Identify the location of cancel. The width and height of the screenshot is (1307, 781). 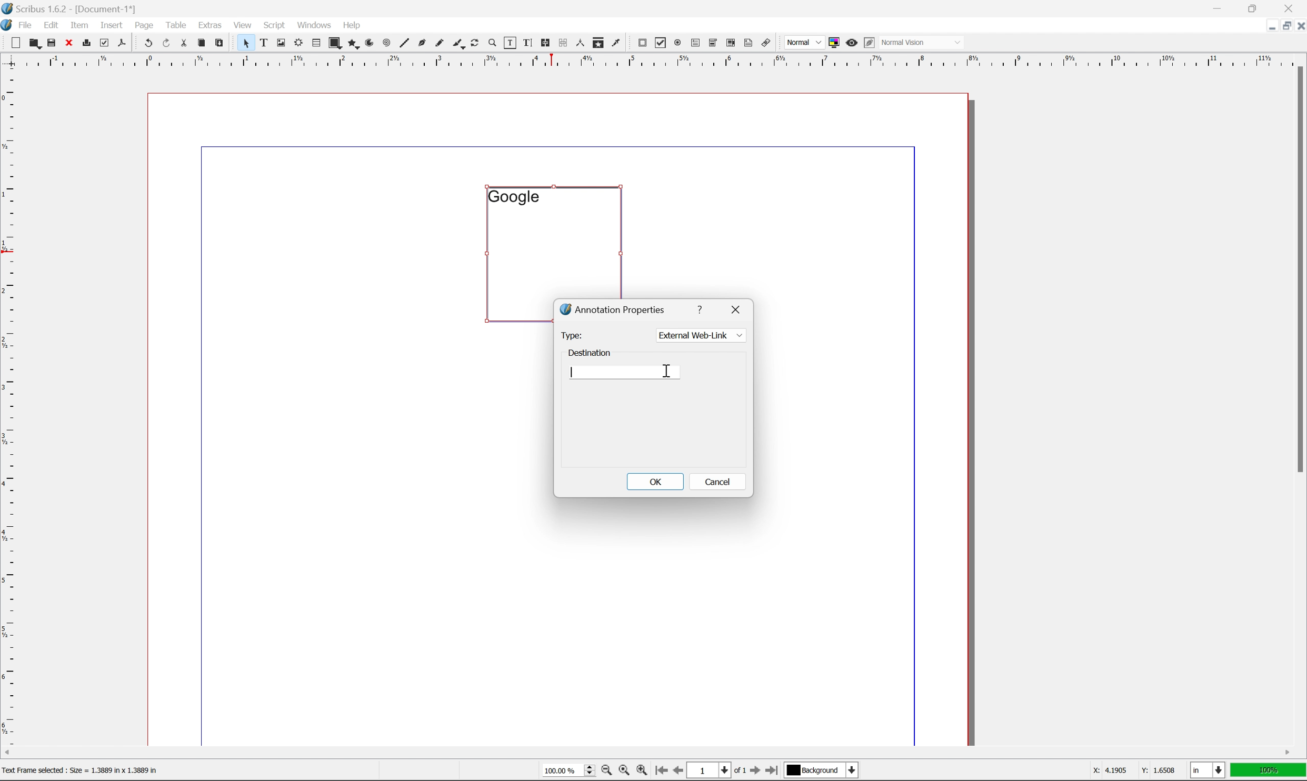
(718, 484).